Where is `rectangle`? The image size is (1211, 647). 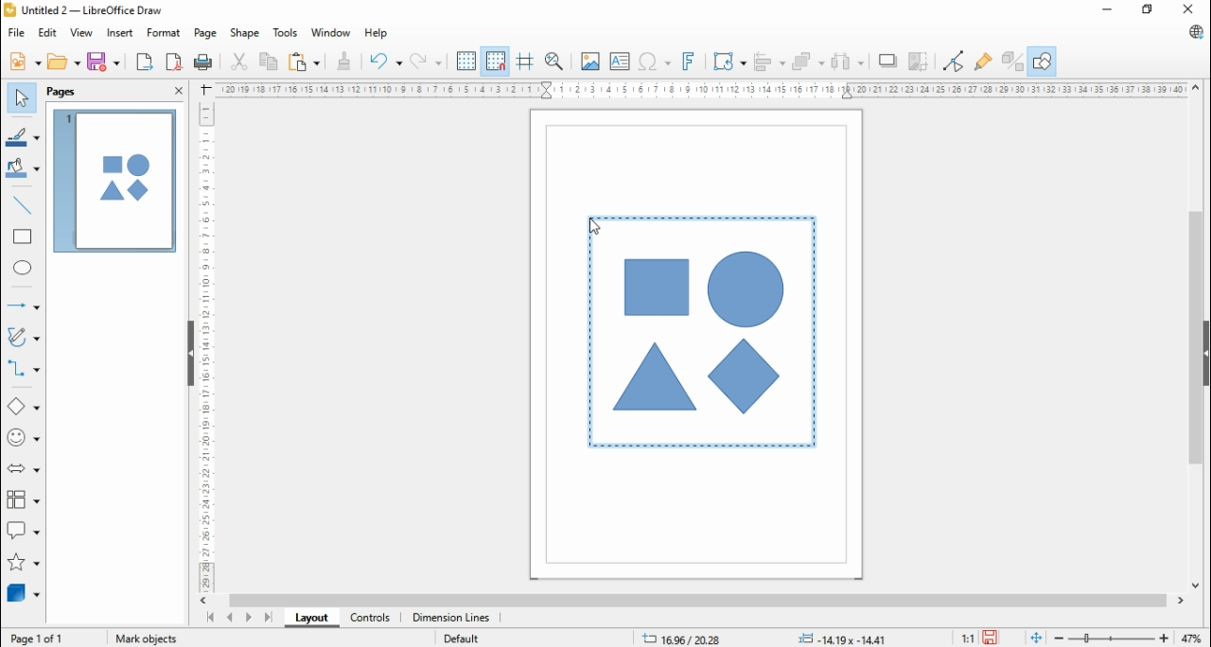
rectangle is located at coordinates (22, 236).